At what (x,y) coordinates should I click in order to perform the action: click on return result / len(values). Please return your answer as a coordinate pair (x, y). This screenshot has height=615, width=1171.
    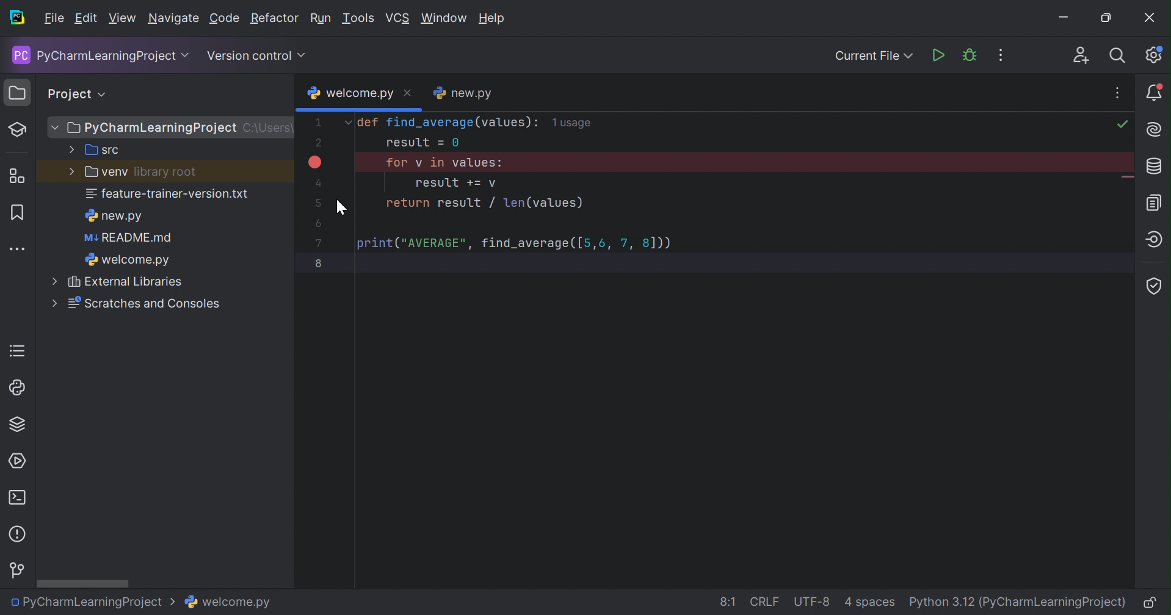
    Looking at the image, I should click on (485, 204).